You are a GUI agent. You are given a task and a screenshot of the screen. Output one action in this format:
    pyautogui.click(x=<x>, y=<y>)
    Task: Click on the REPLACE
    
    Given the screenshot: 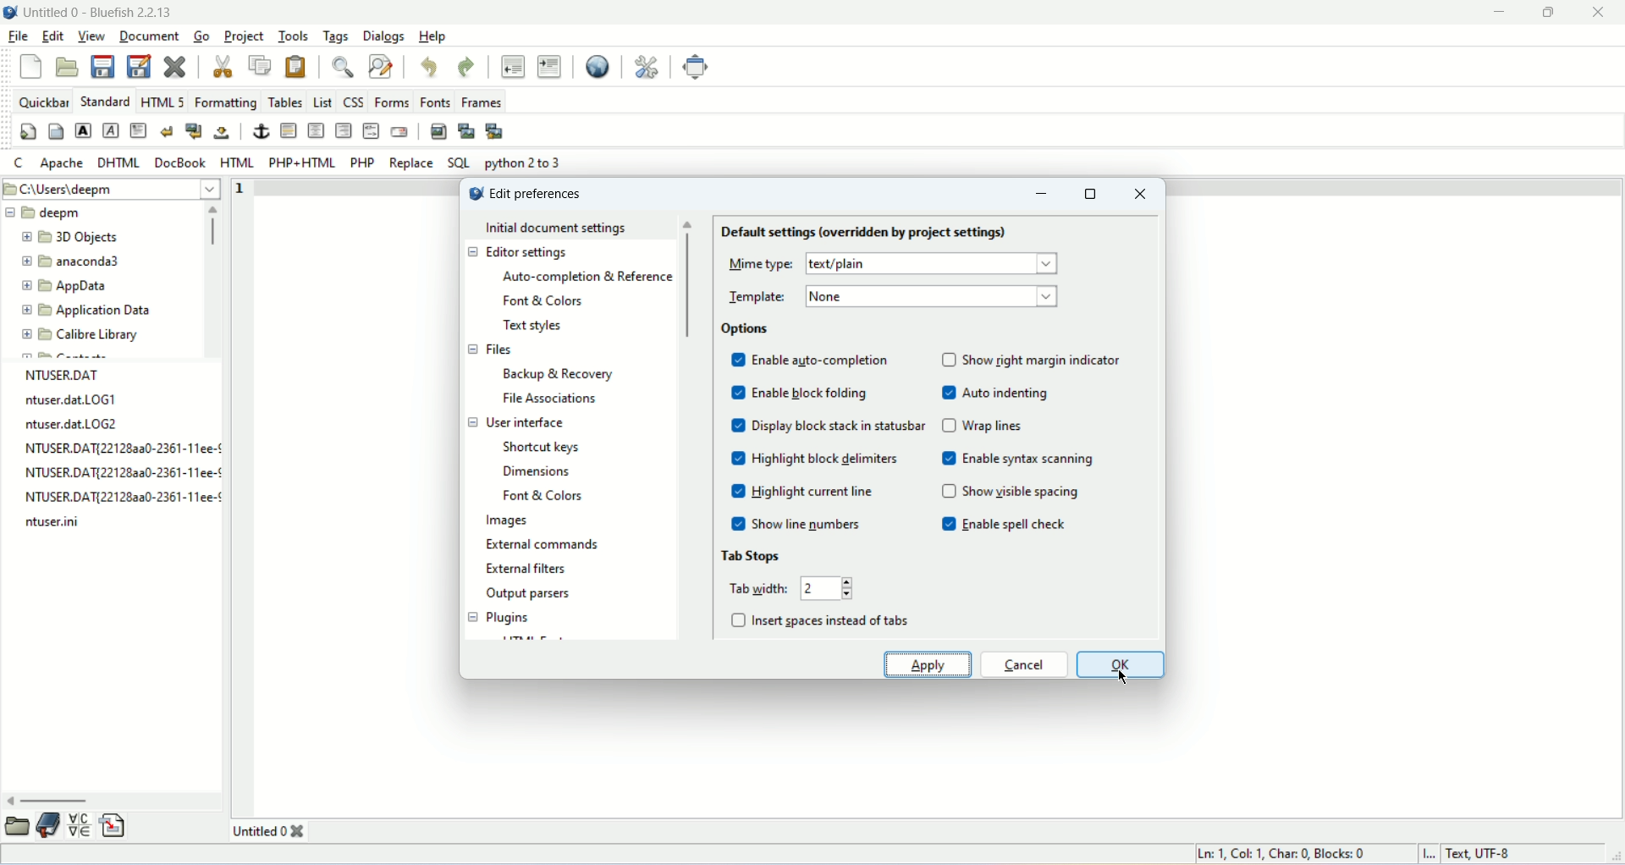 What is the action you would take?
    pyautogui.click(x=410, y=163)
    